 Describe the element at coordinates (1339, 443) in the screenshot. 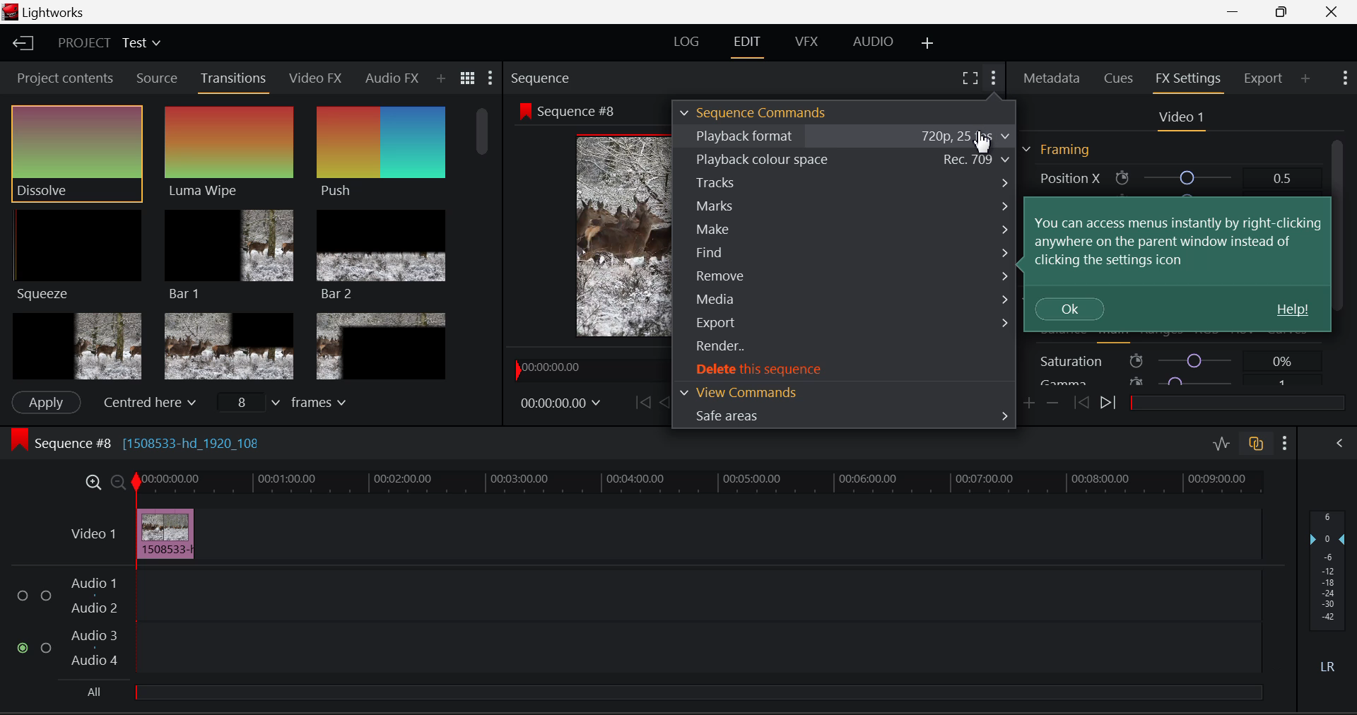

I see `Show Audio Mix` at that location.